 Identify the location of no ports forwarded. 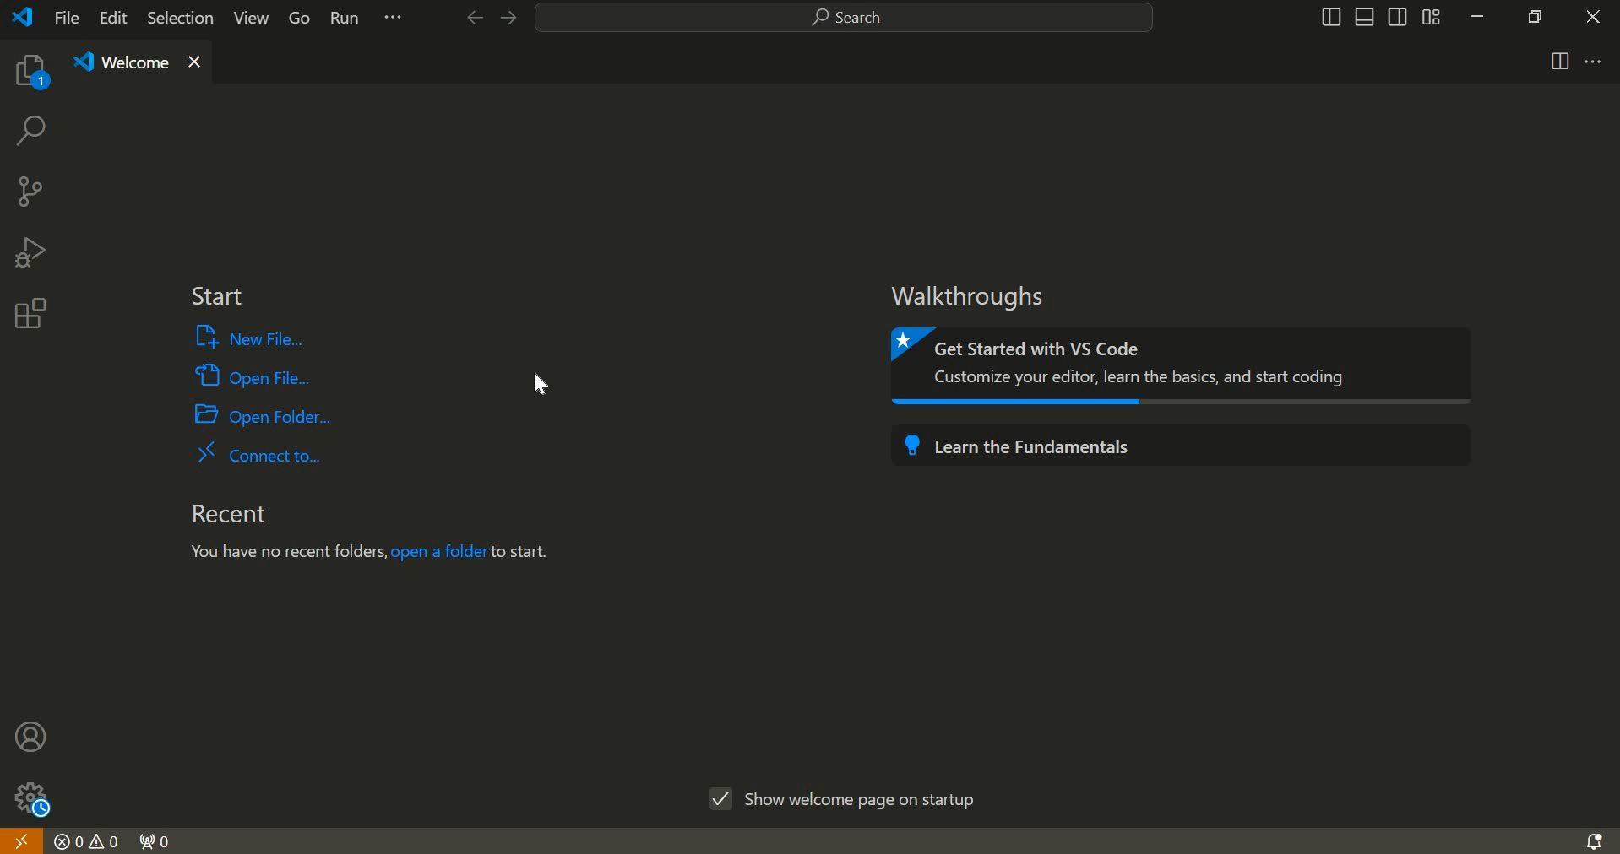
(155, 840).